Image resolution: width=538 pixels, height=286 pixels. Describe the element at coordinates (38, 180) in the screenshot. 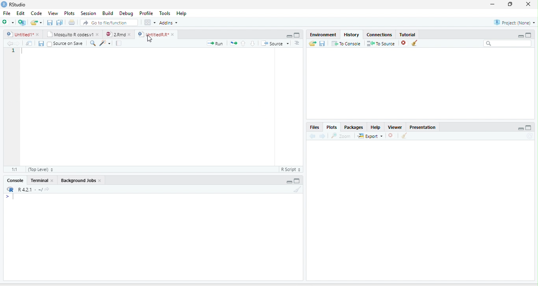

I see `Terminal` at that location.